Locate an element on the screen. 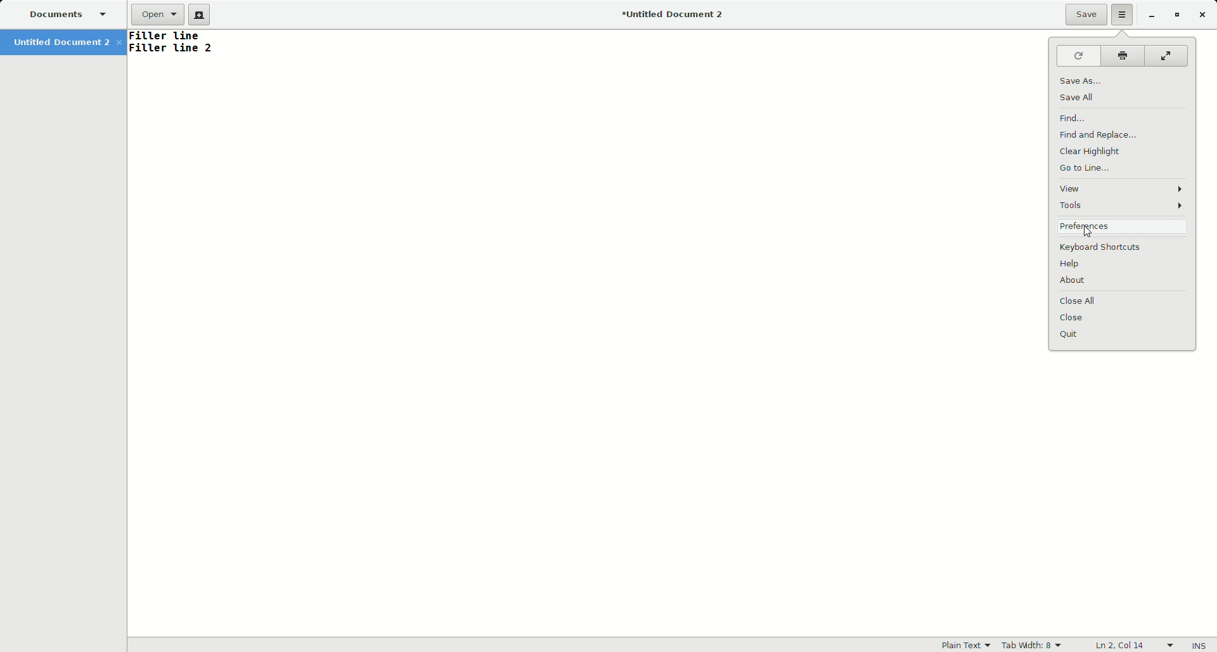 Image resolution: width=1217 pixels, height=652 pixels. Untitled Document 2 is located at coordinates (667, 16).